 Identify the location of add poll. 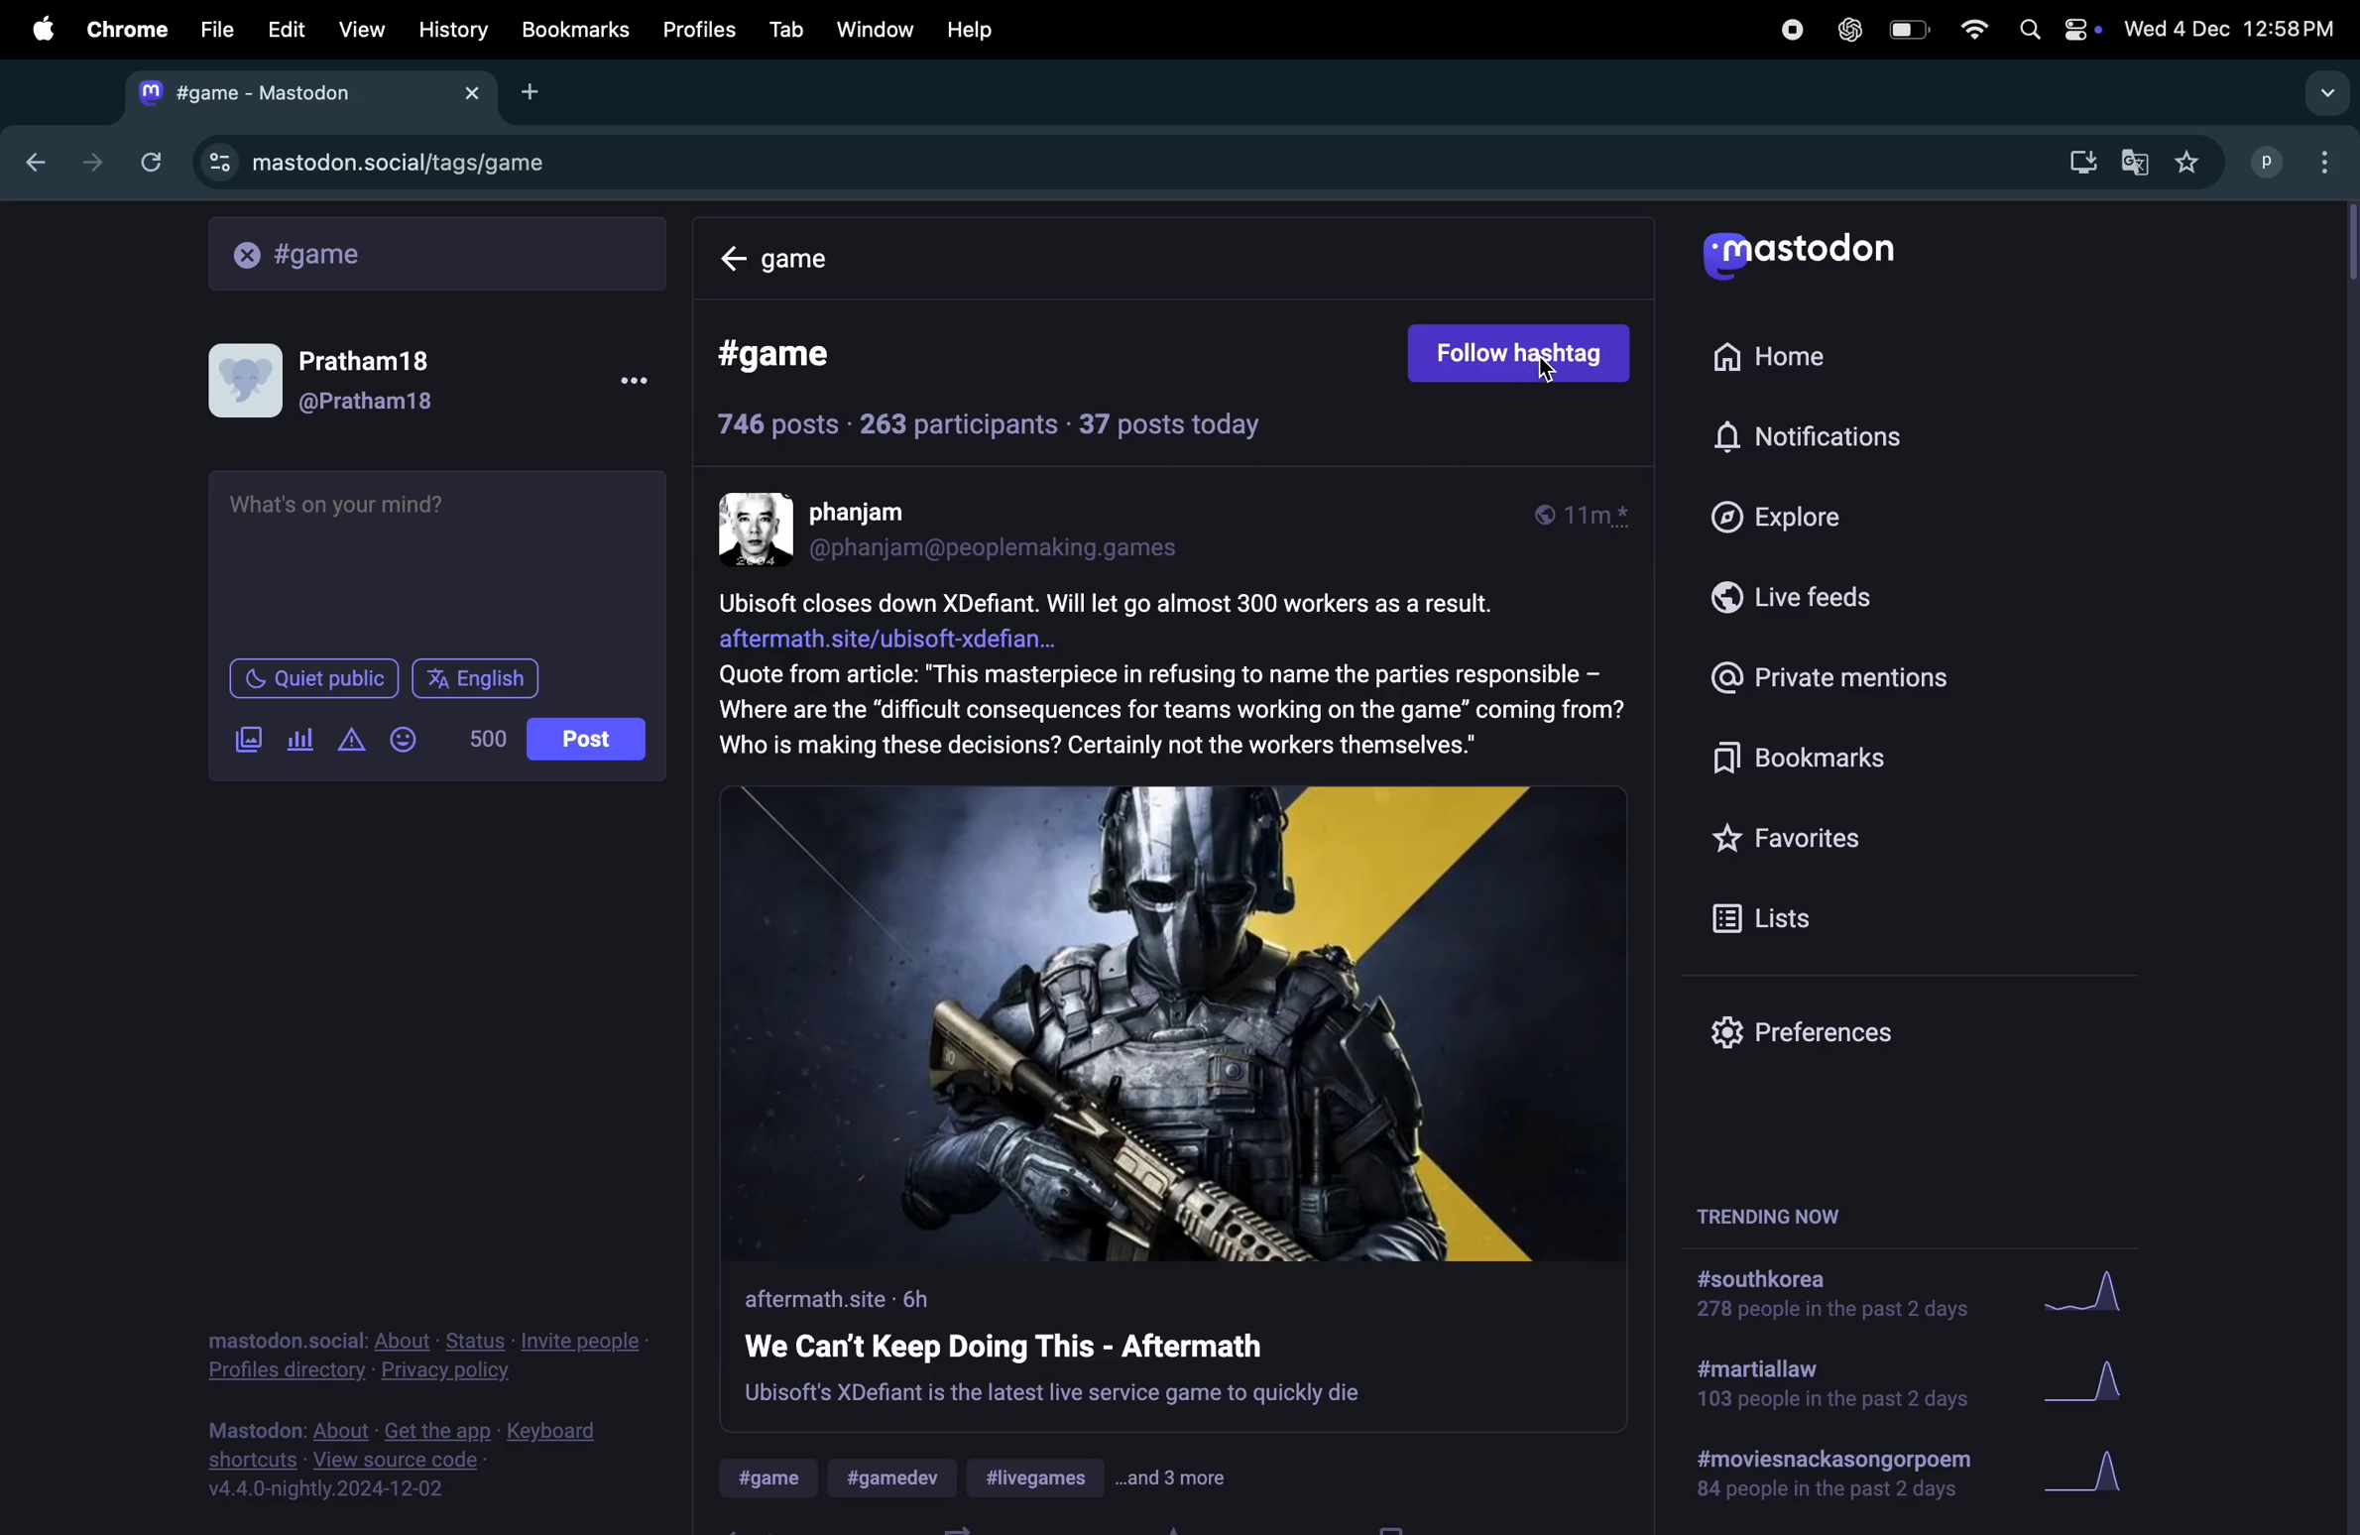
(301, 741).